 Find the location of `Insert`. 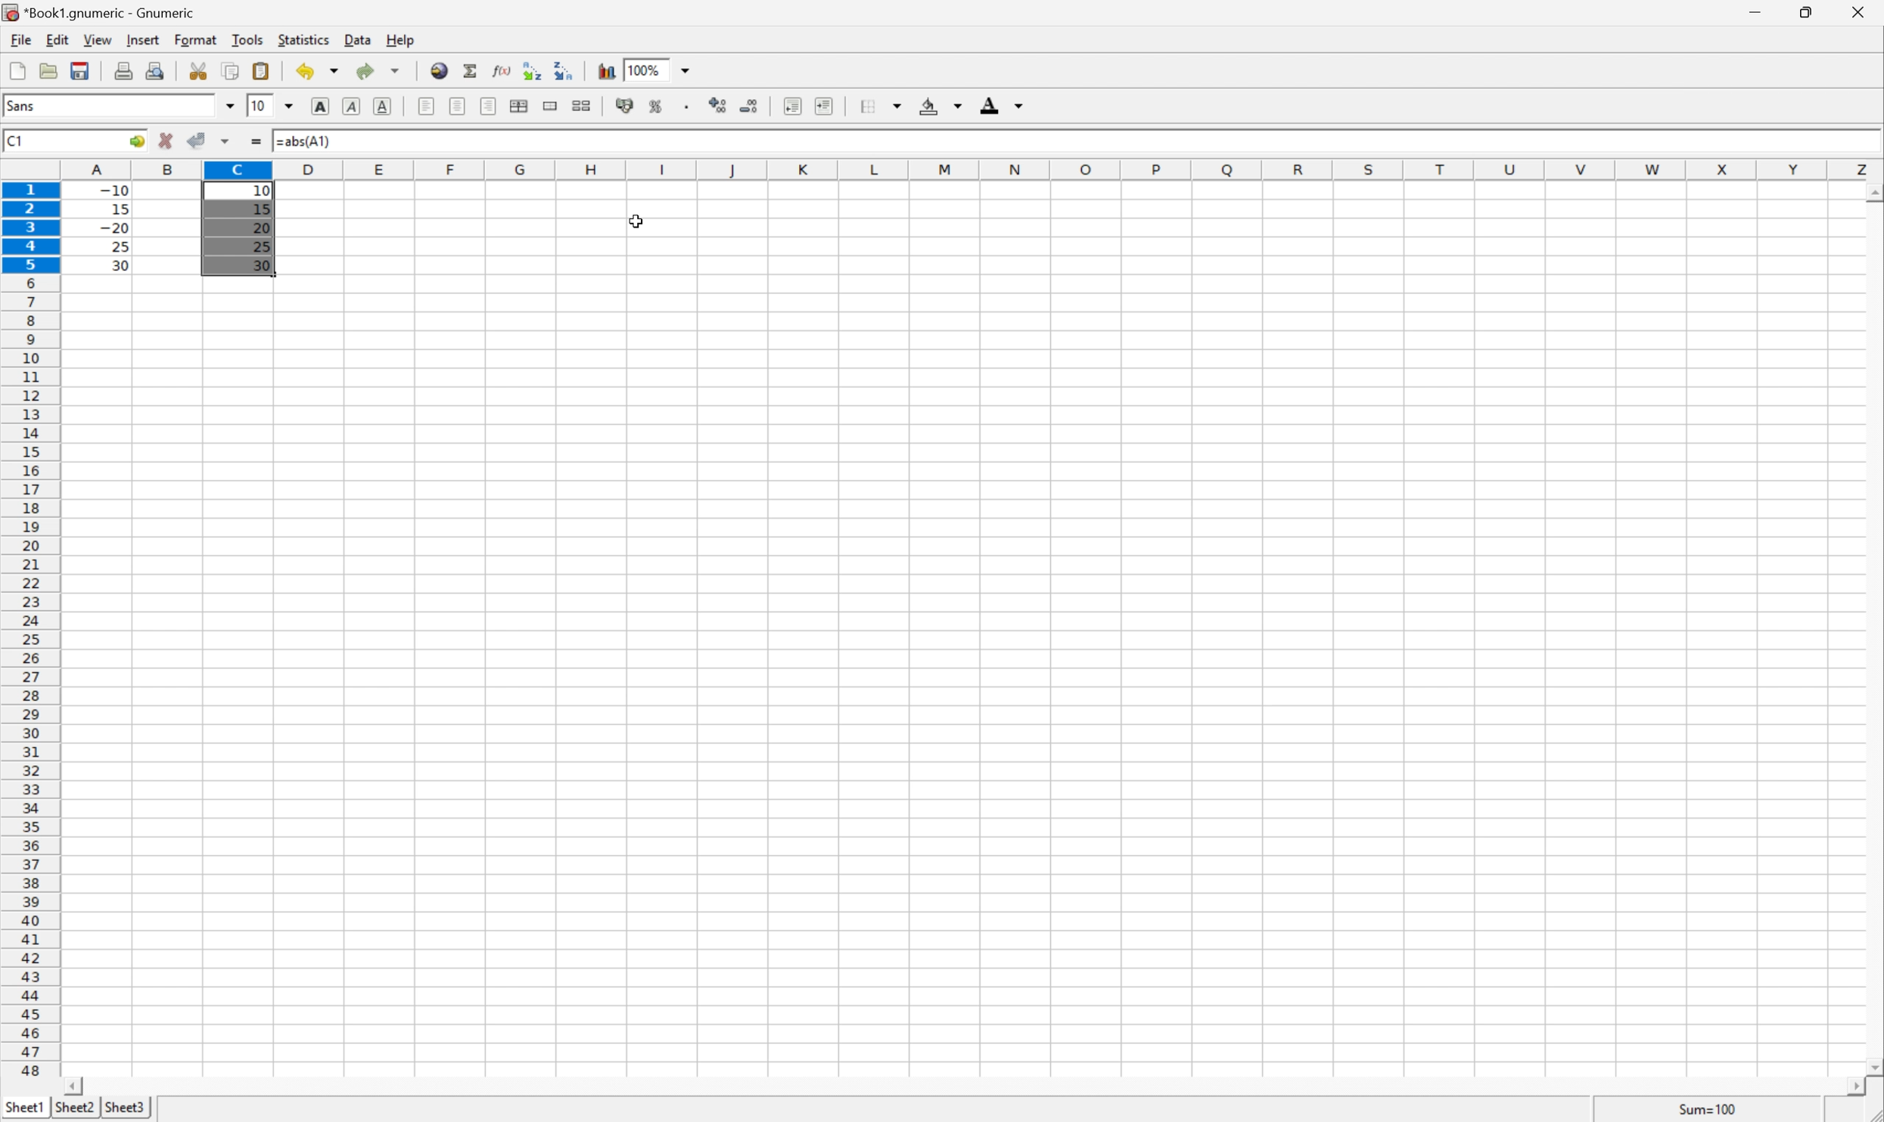

Insert is located at coordinates (144, 40).